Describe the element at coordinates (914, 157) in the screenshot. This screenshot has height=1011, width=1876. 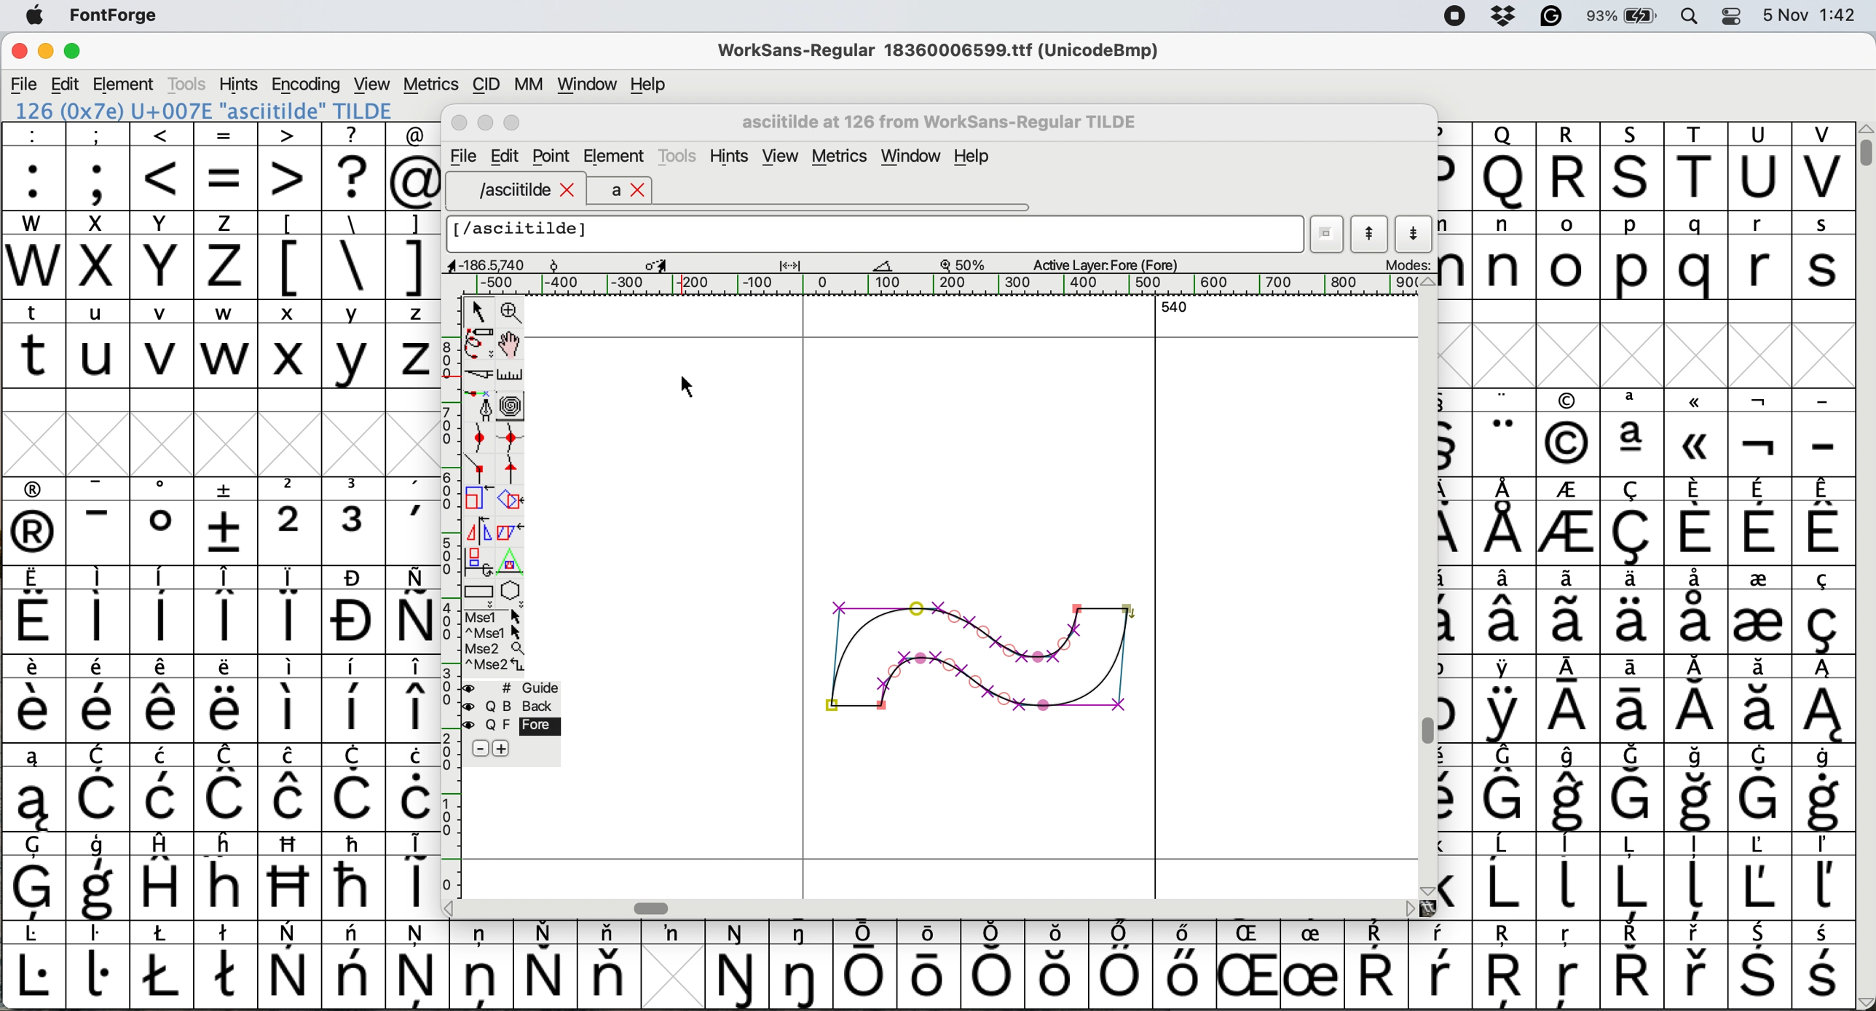
I see `window` at that location.